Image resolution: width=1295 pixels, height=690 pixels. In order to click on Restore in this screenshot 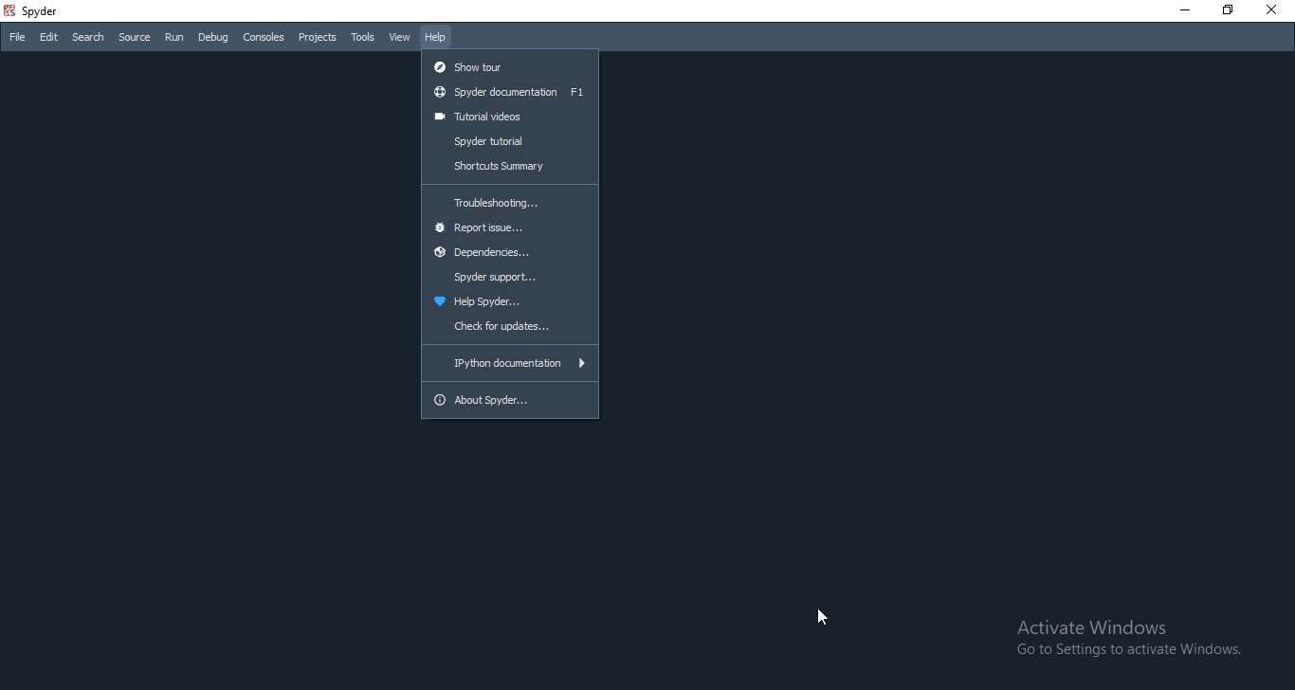, I will do `click(1231, 11)`.